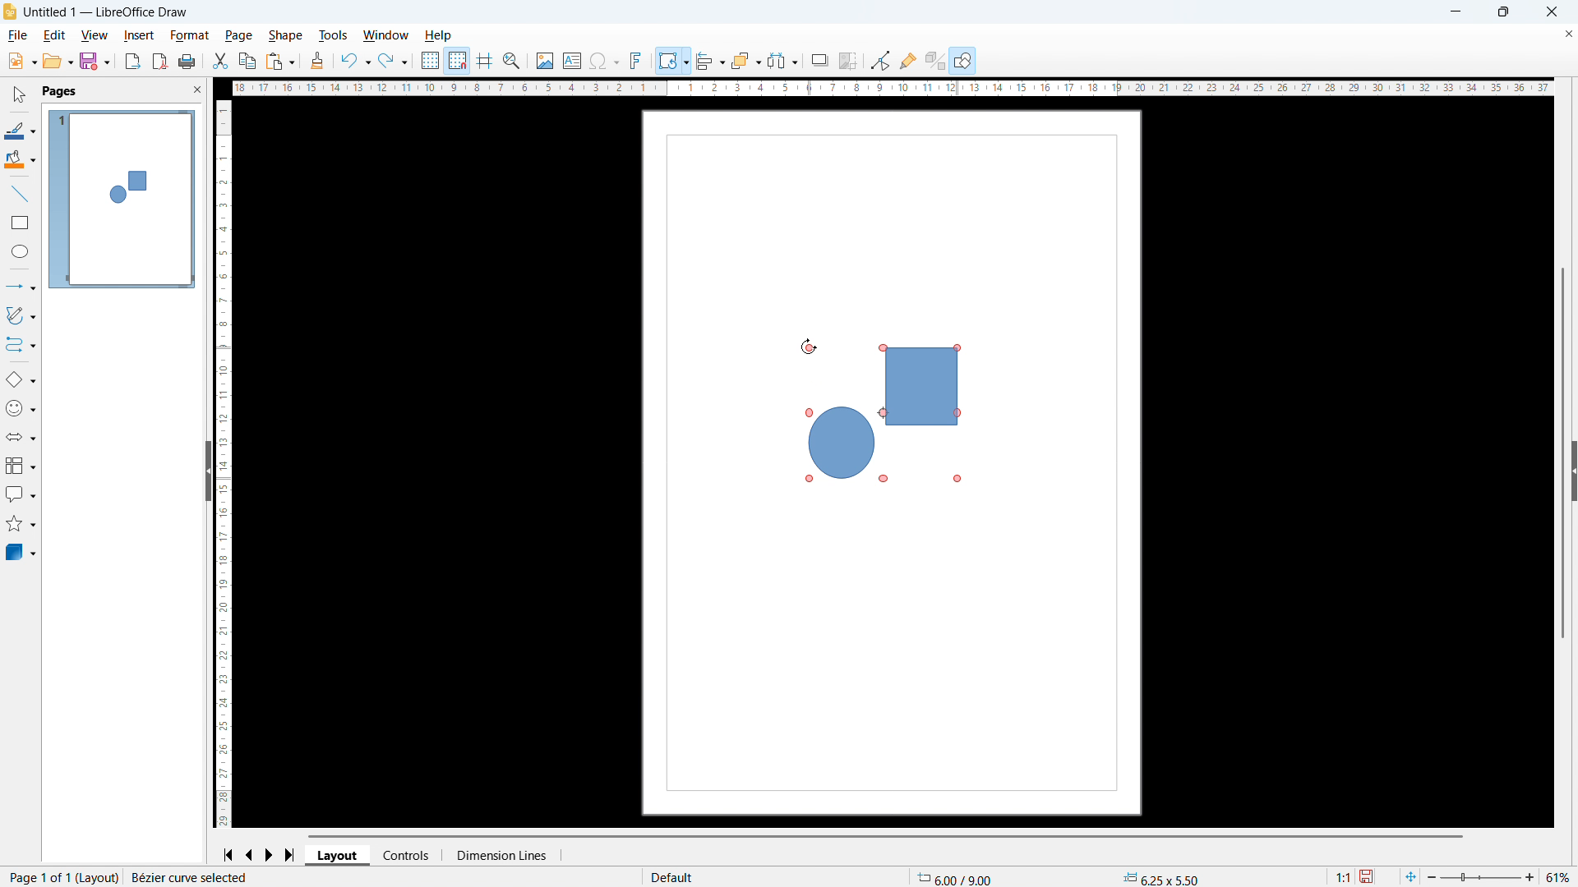 The height and width of the screenshot is (887, 1578). Describe the element at coordinates (19, 525) in the screenshot. I see `Stars and banners ` at that location.